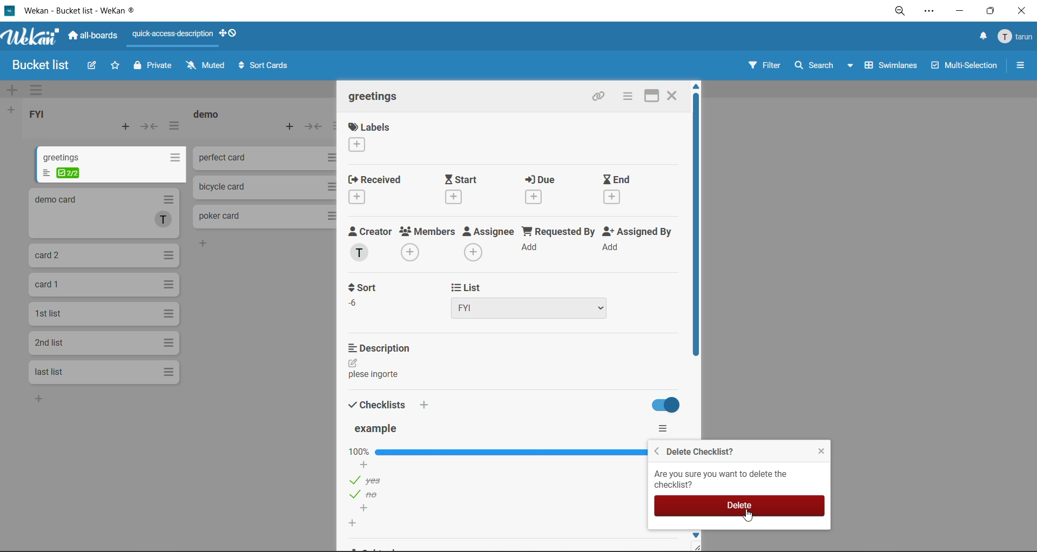 The image size is (1037, 552). Describe the element at coordinates (352, 362) in the screenshot. I see `edit` at that location.